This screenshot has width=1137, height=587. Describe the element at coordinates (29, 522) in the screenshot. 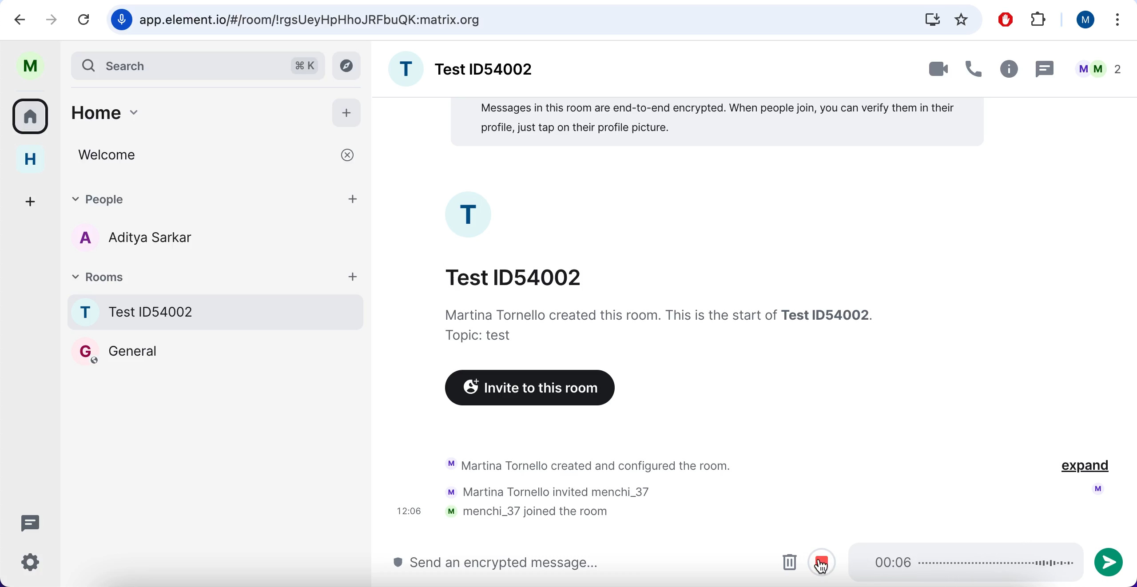

I see `threads` at that location.